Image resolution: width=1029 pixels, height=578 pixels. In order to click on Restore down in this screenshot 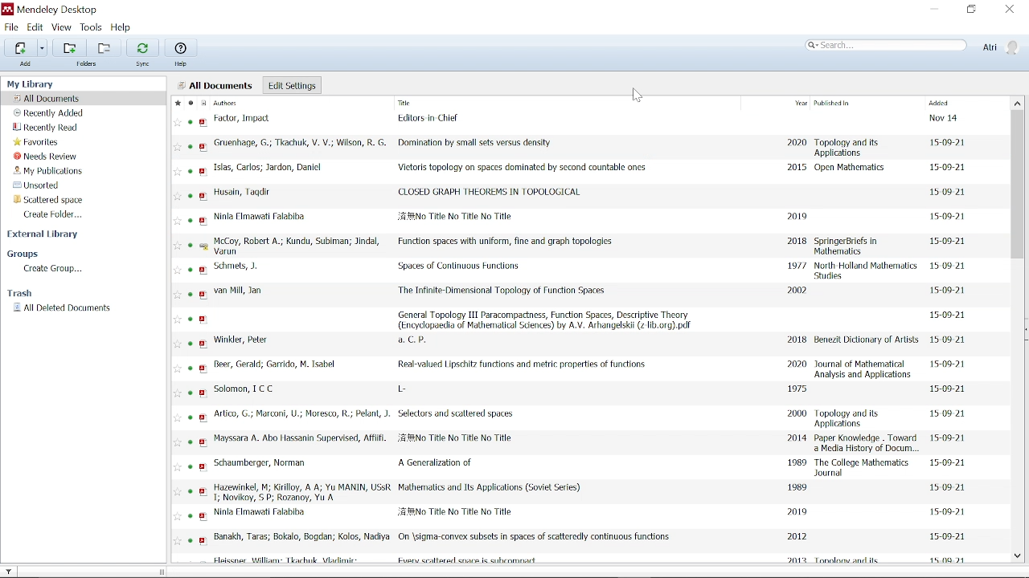, I will do `click(972, 10)`.